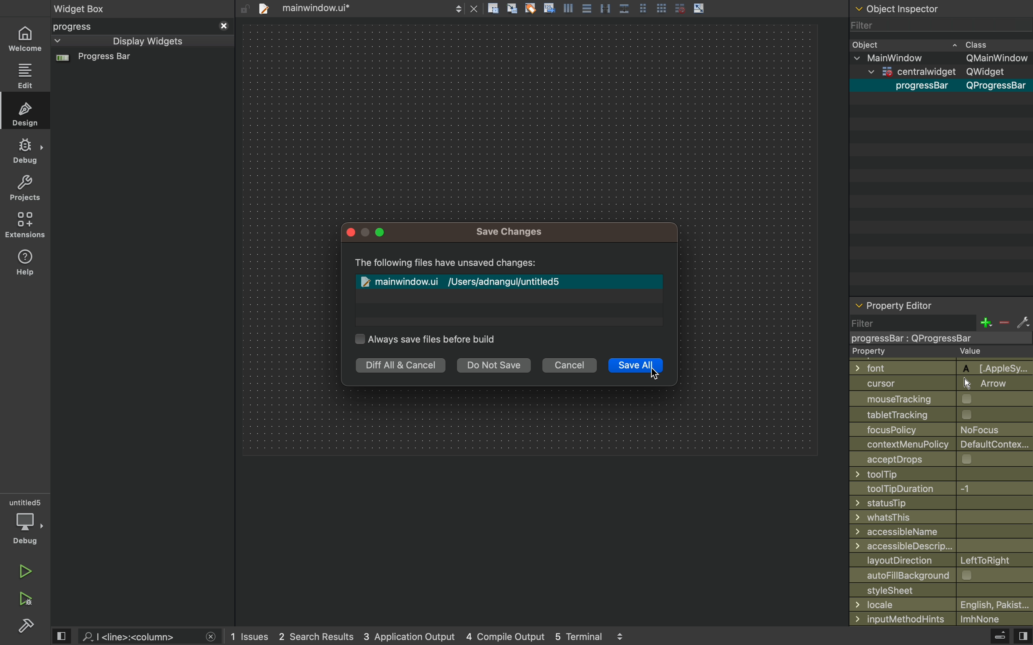 This screenshot has width=1033, height=645. I want to click on statustip, so click(938, 503).